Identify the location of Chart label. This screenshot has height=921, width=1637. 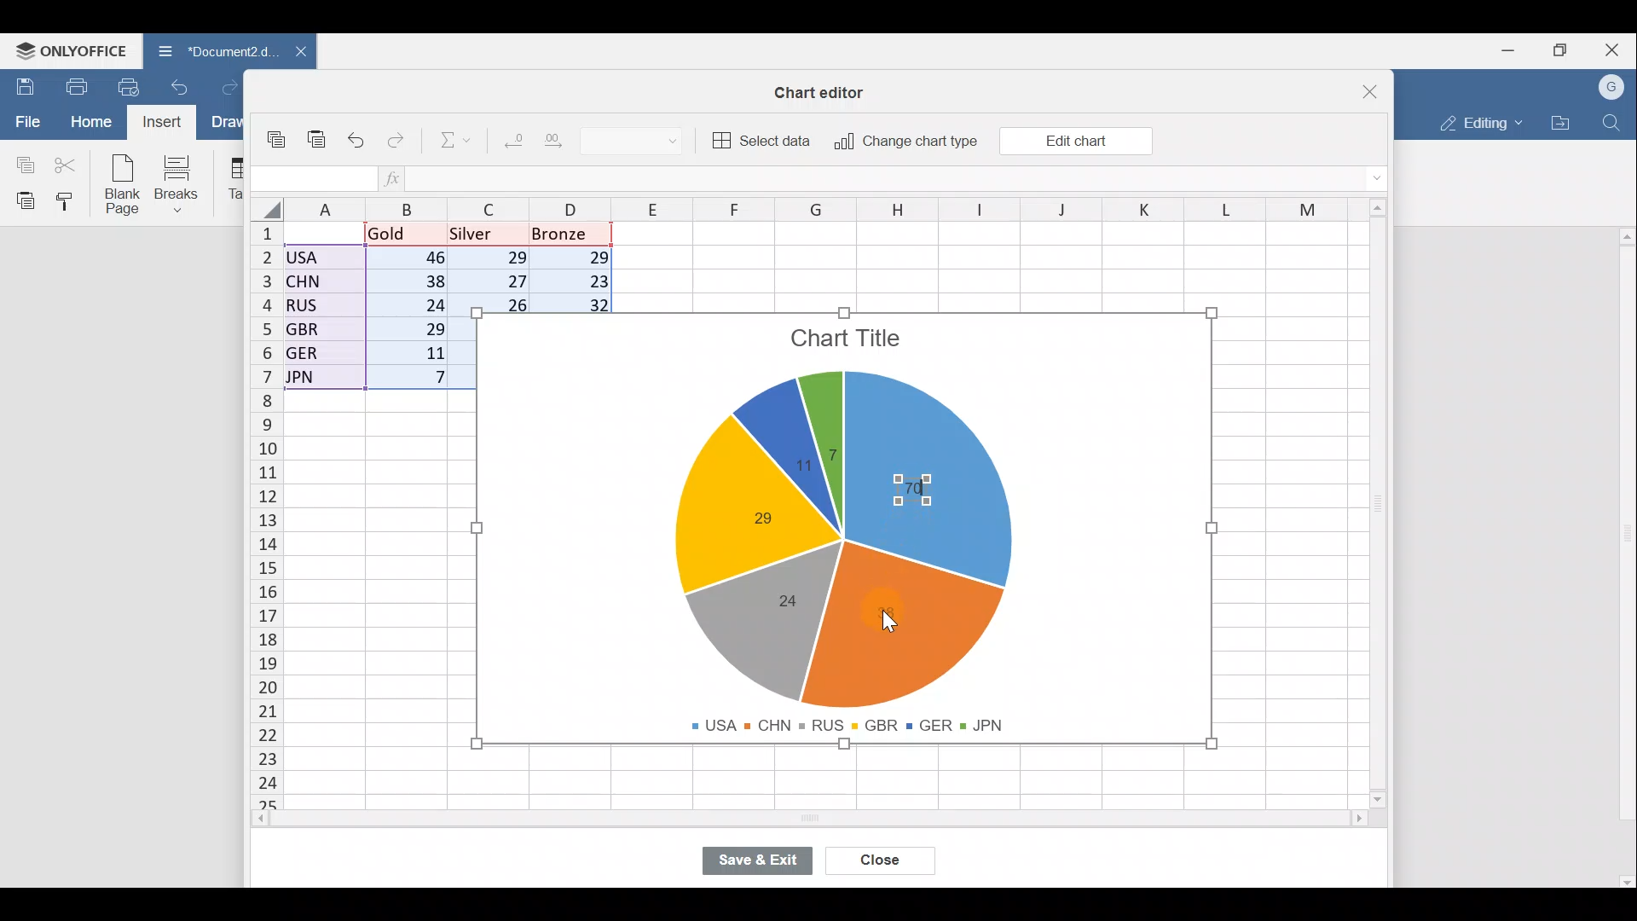
(928, 492).